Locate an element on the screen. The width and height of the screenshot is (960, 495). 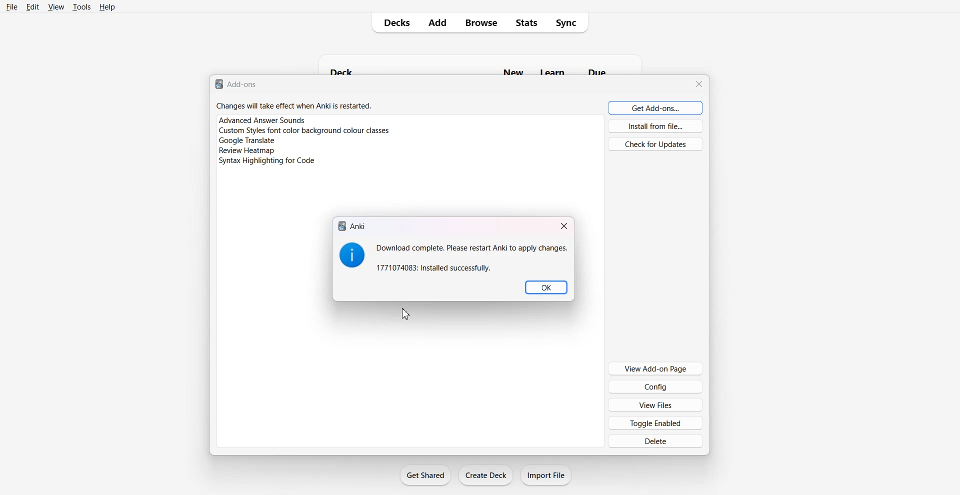
Edit is located at coordinates (32, 7).